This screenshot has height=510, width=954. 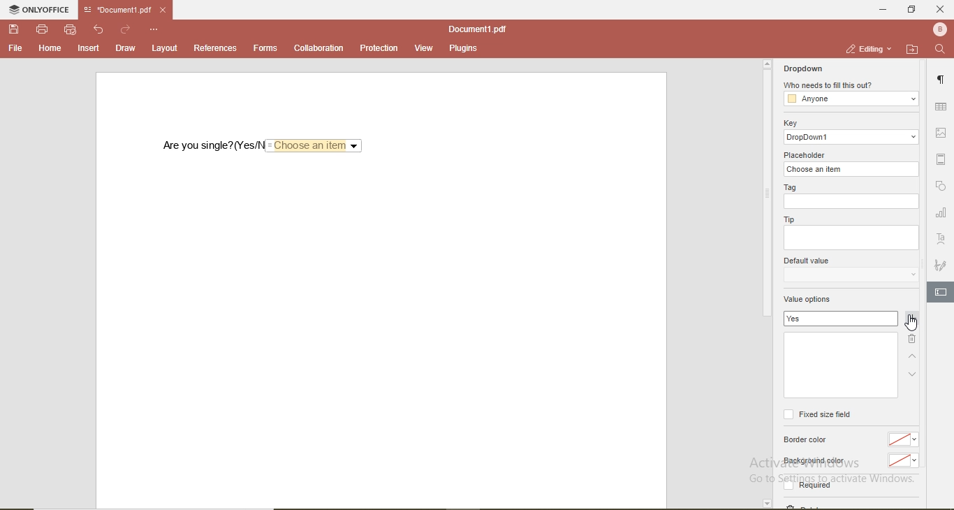 I want to click on default value, so click(x=808, y=260).